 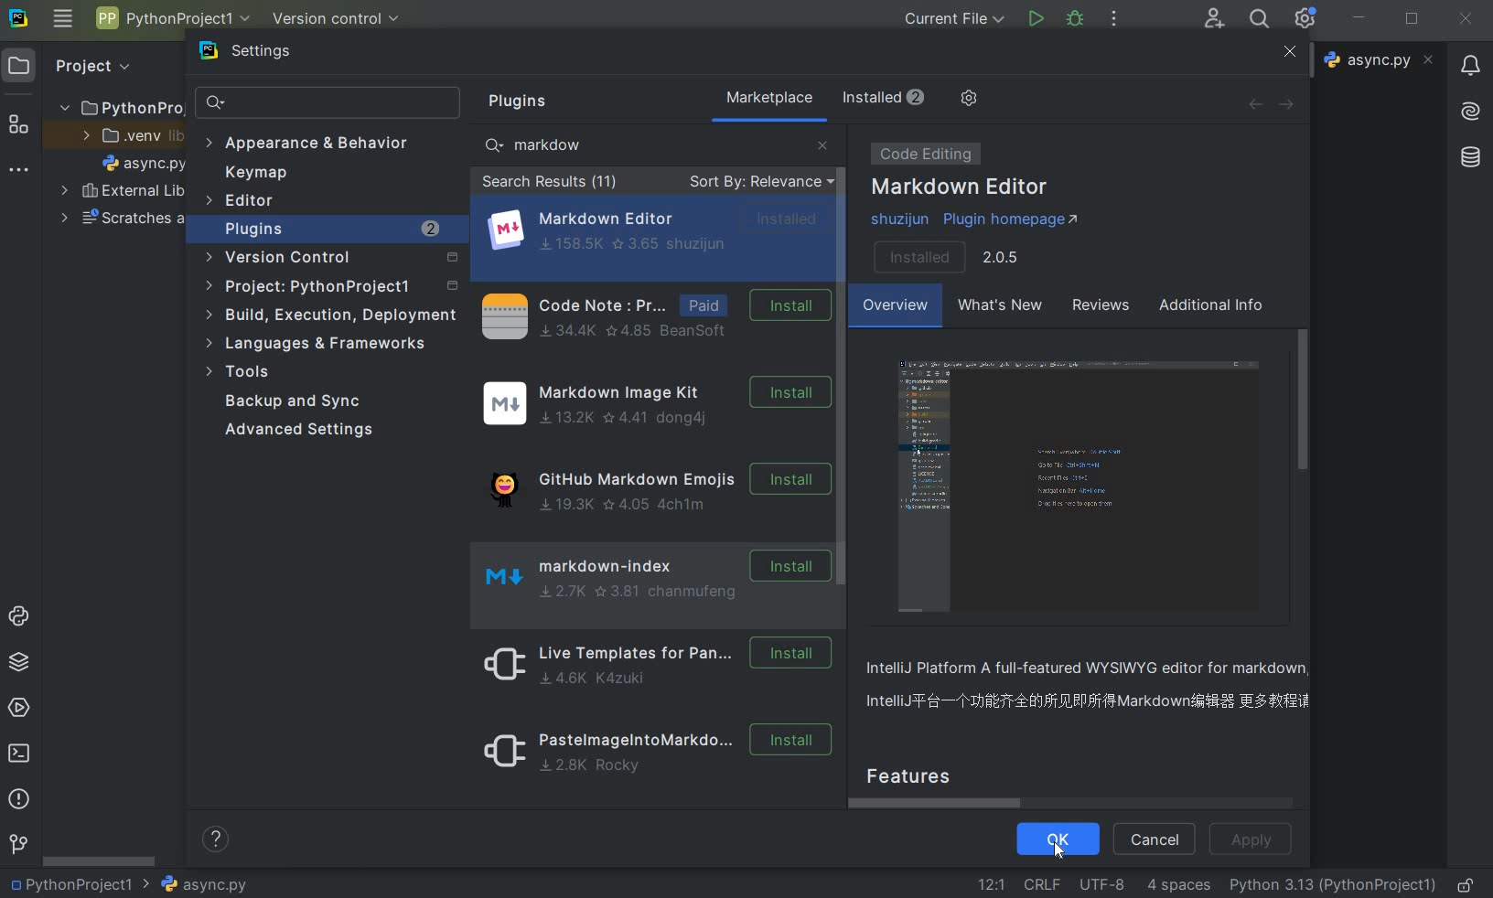 I want to click on project folder, so click(x=115, y=107).